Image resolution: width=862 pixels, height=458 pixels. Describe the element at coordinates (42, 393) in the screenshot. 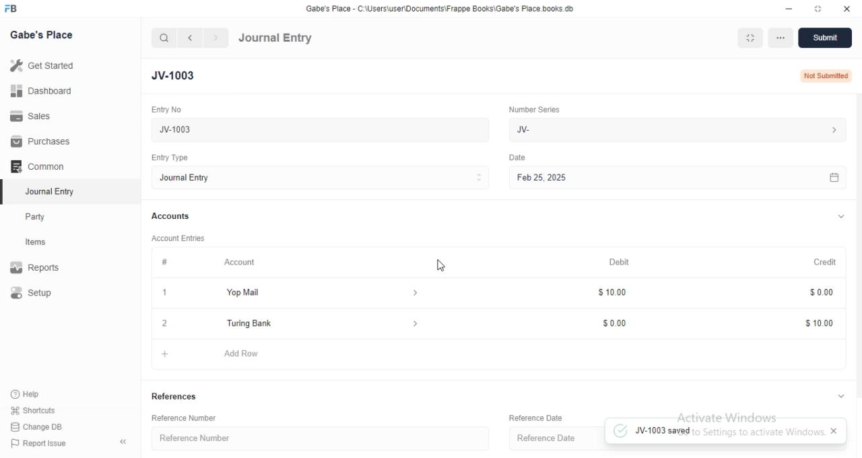

I see `Help` at that location.